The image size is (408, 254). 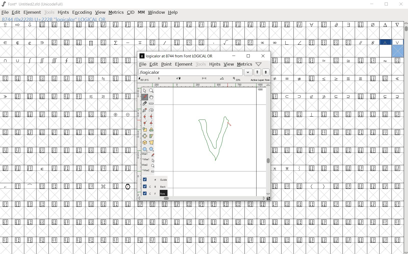 What do you see at coordinates (16, 12) in the screenshot?
I see `edit` at bounding box center [16, 12].